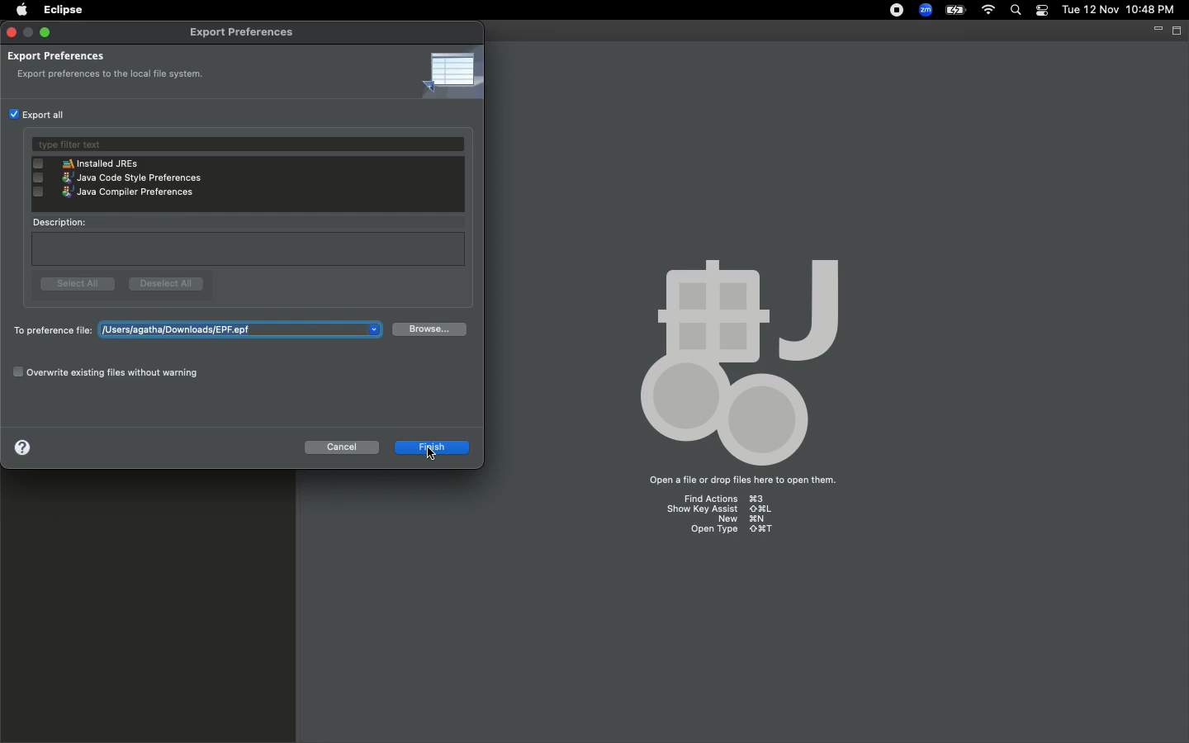  Describe the element at coordinates (431, 456) in the screenshot. I see `Cursor` at that location.